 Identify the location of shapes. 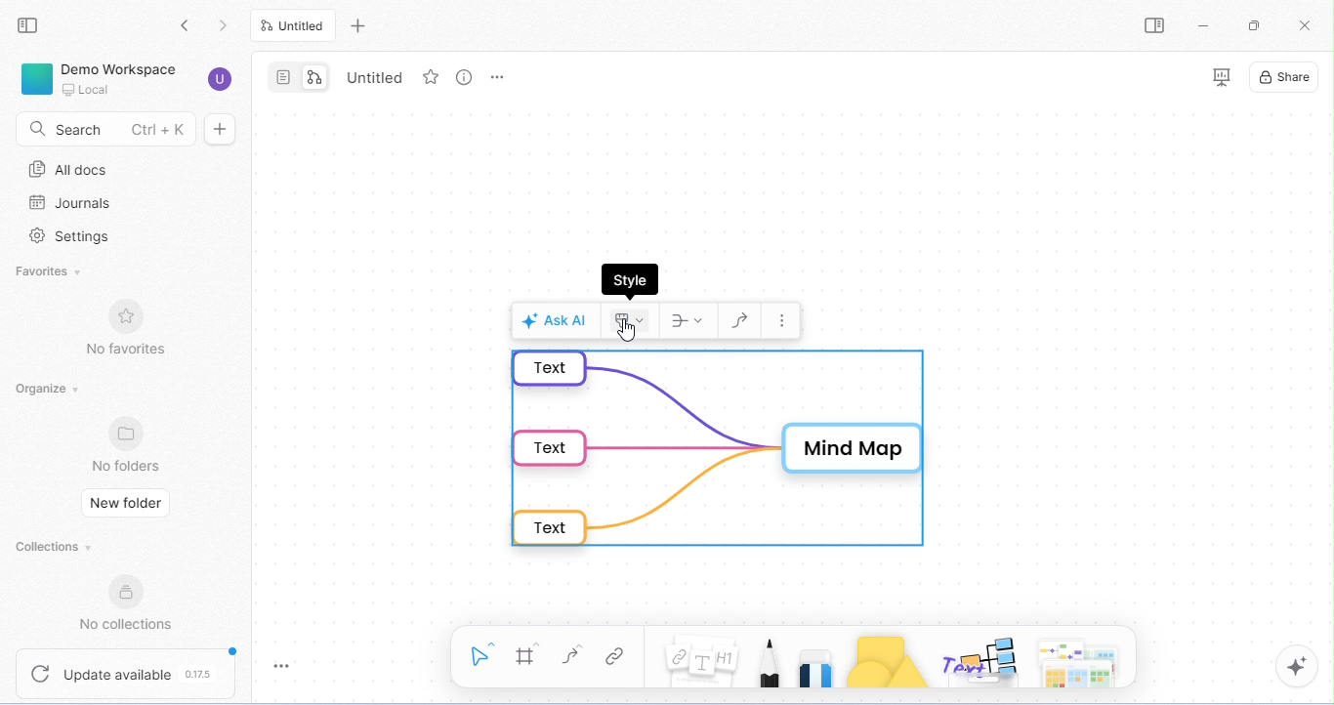
(888, 664).